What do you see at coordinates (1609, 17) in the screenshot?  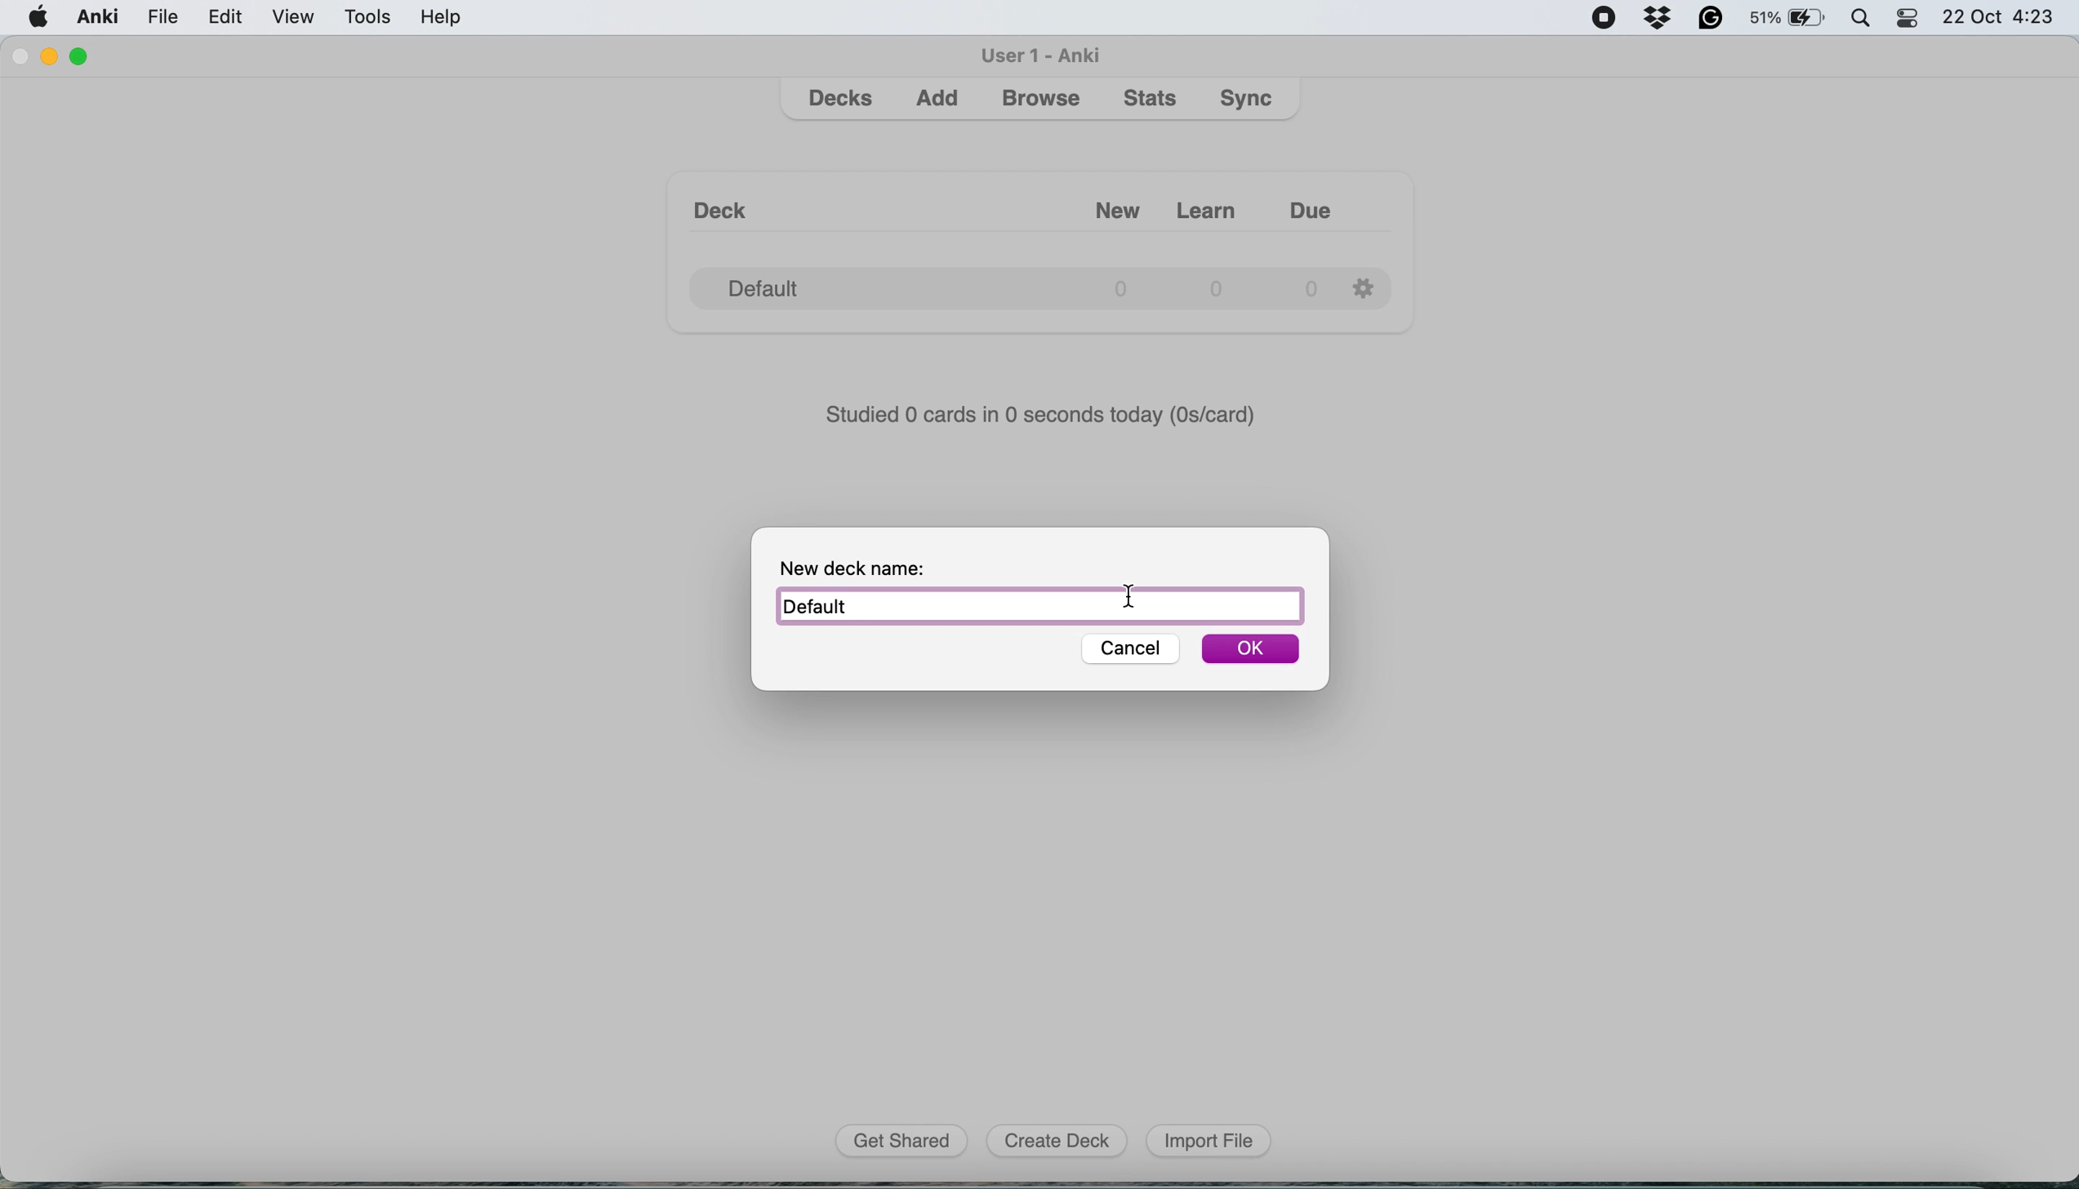 I see `screen recorder` at bounding box center [1609, 17].